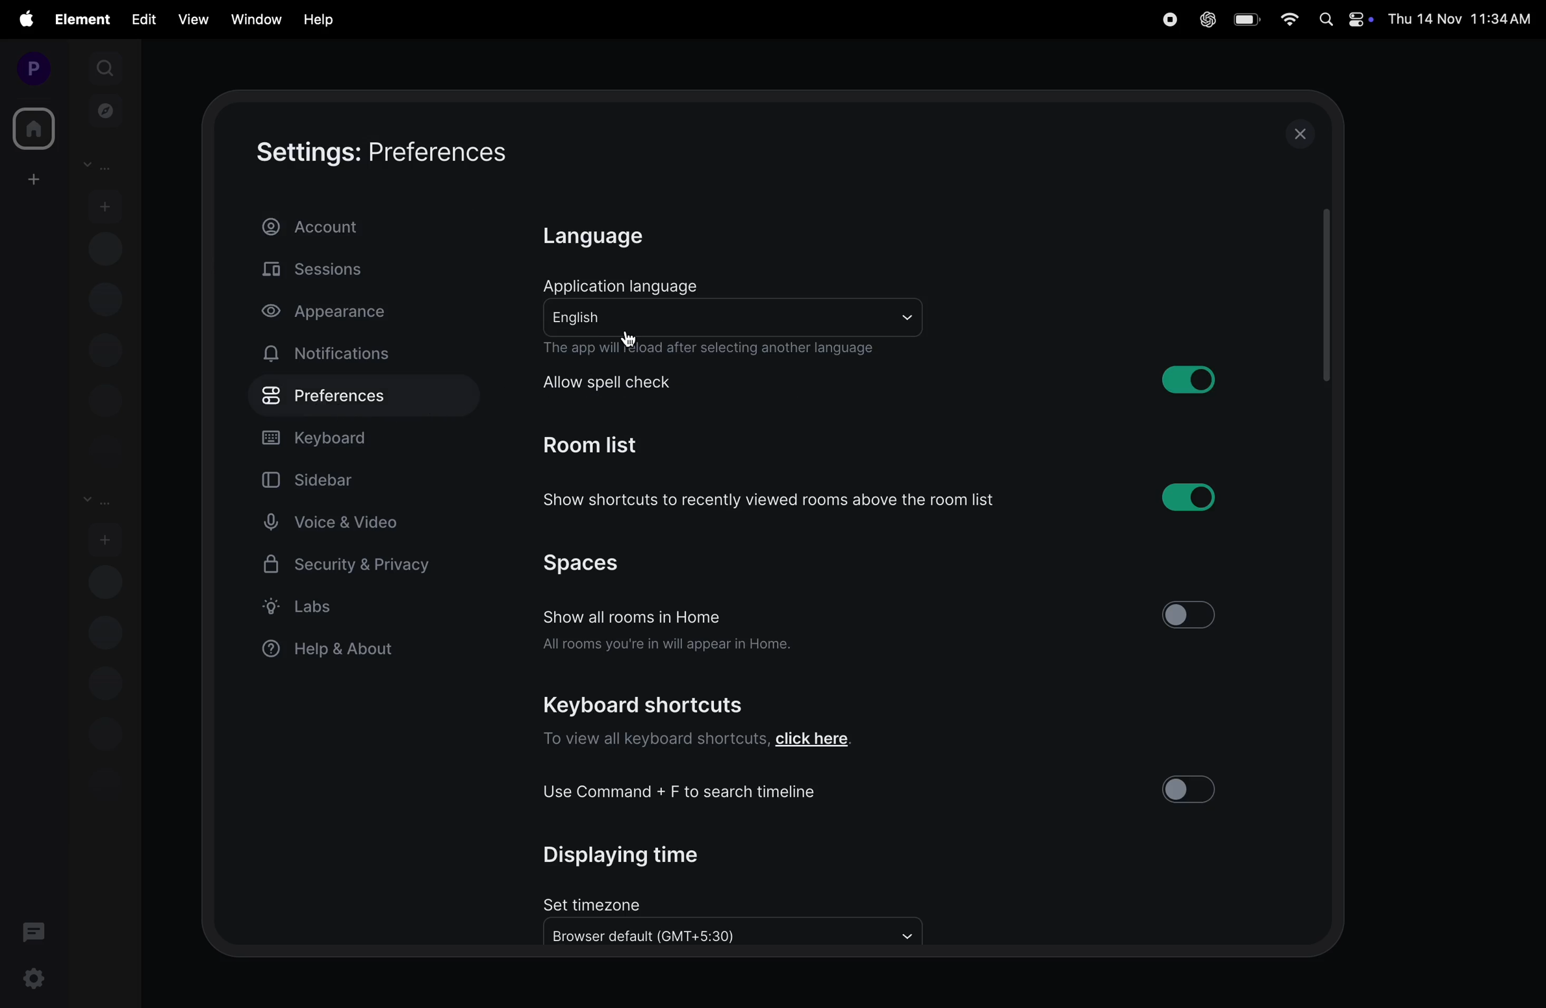  What do you see at coordinates (97, 502) in the screenshot?
I see `rooms` at bounding box center [97, 502].